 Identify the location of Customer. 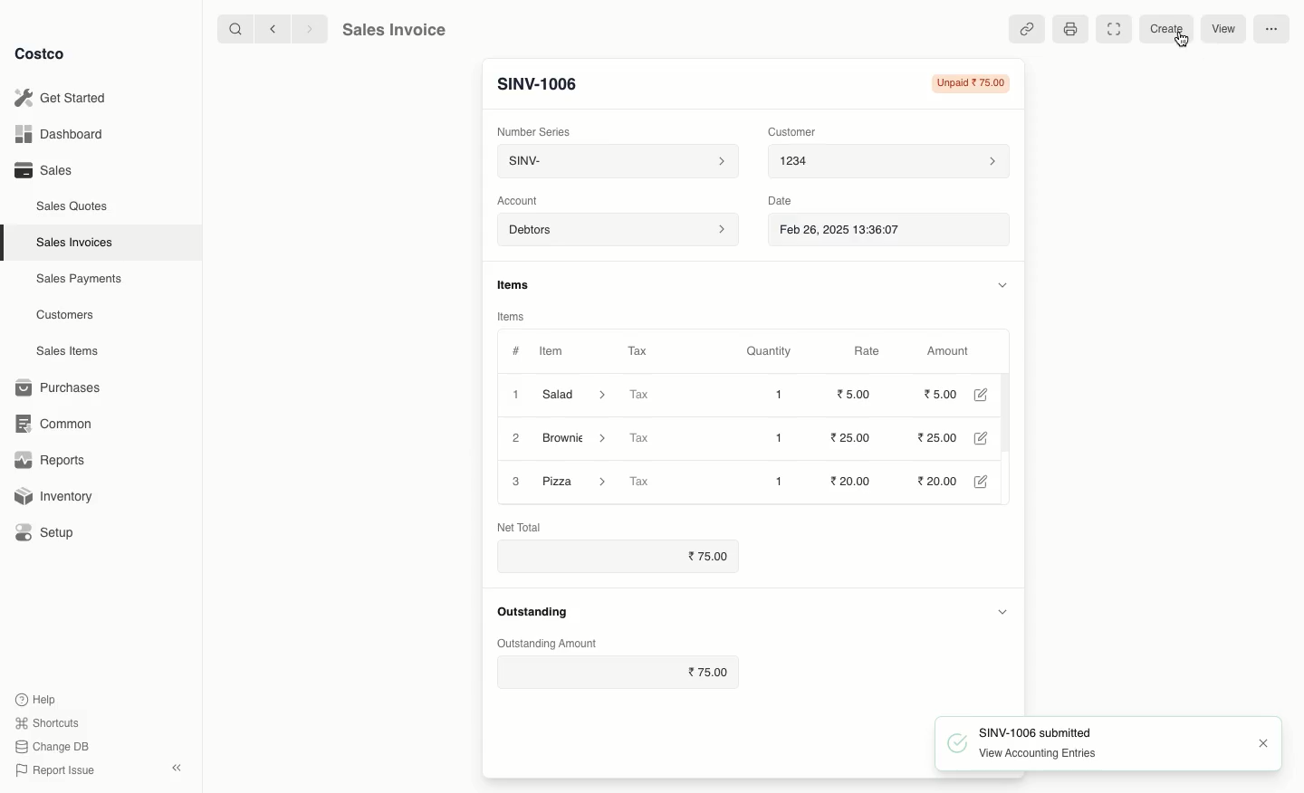
(791, 130).